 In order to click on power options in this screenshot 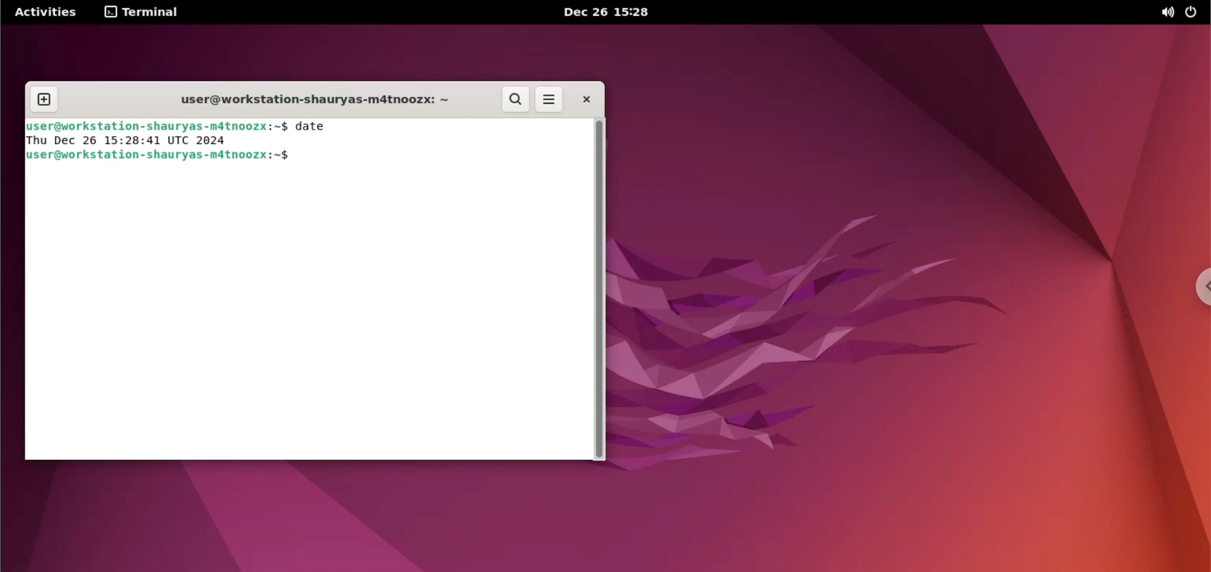, I will do `click(1190, 12)`.